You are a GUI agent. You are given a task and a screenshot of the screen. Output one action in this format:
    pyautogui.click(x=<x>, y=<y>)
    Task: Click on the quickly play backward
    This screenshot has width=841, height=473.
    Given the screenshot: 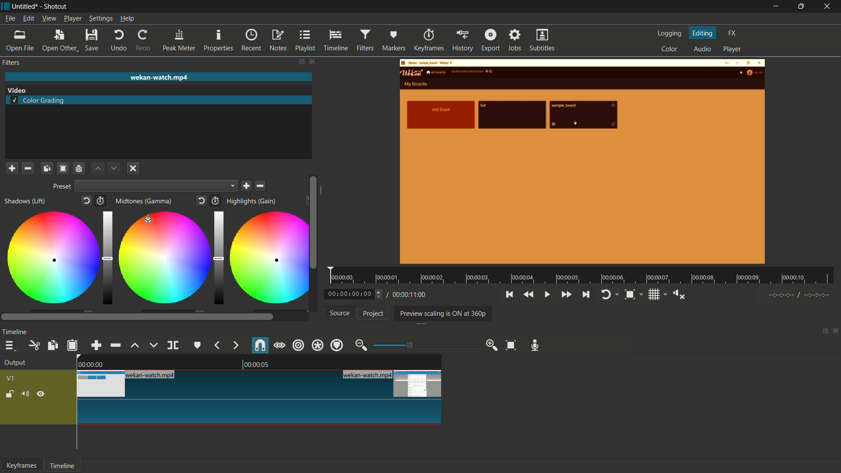 What is the action you would take?
    pyautogui.click(x=528, y=295)
    